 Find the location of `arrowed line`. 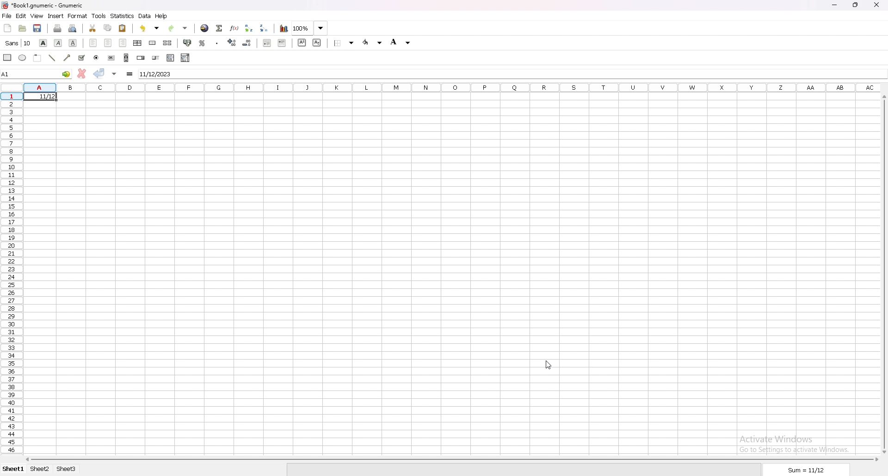

arrowed line is located at coordinates (68, 57).